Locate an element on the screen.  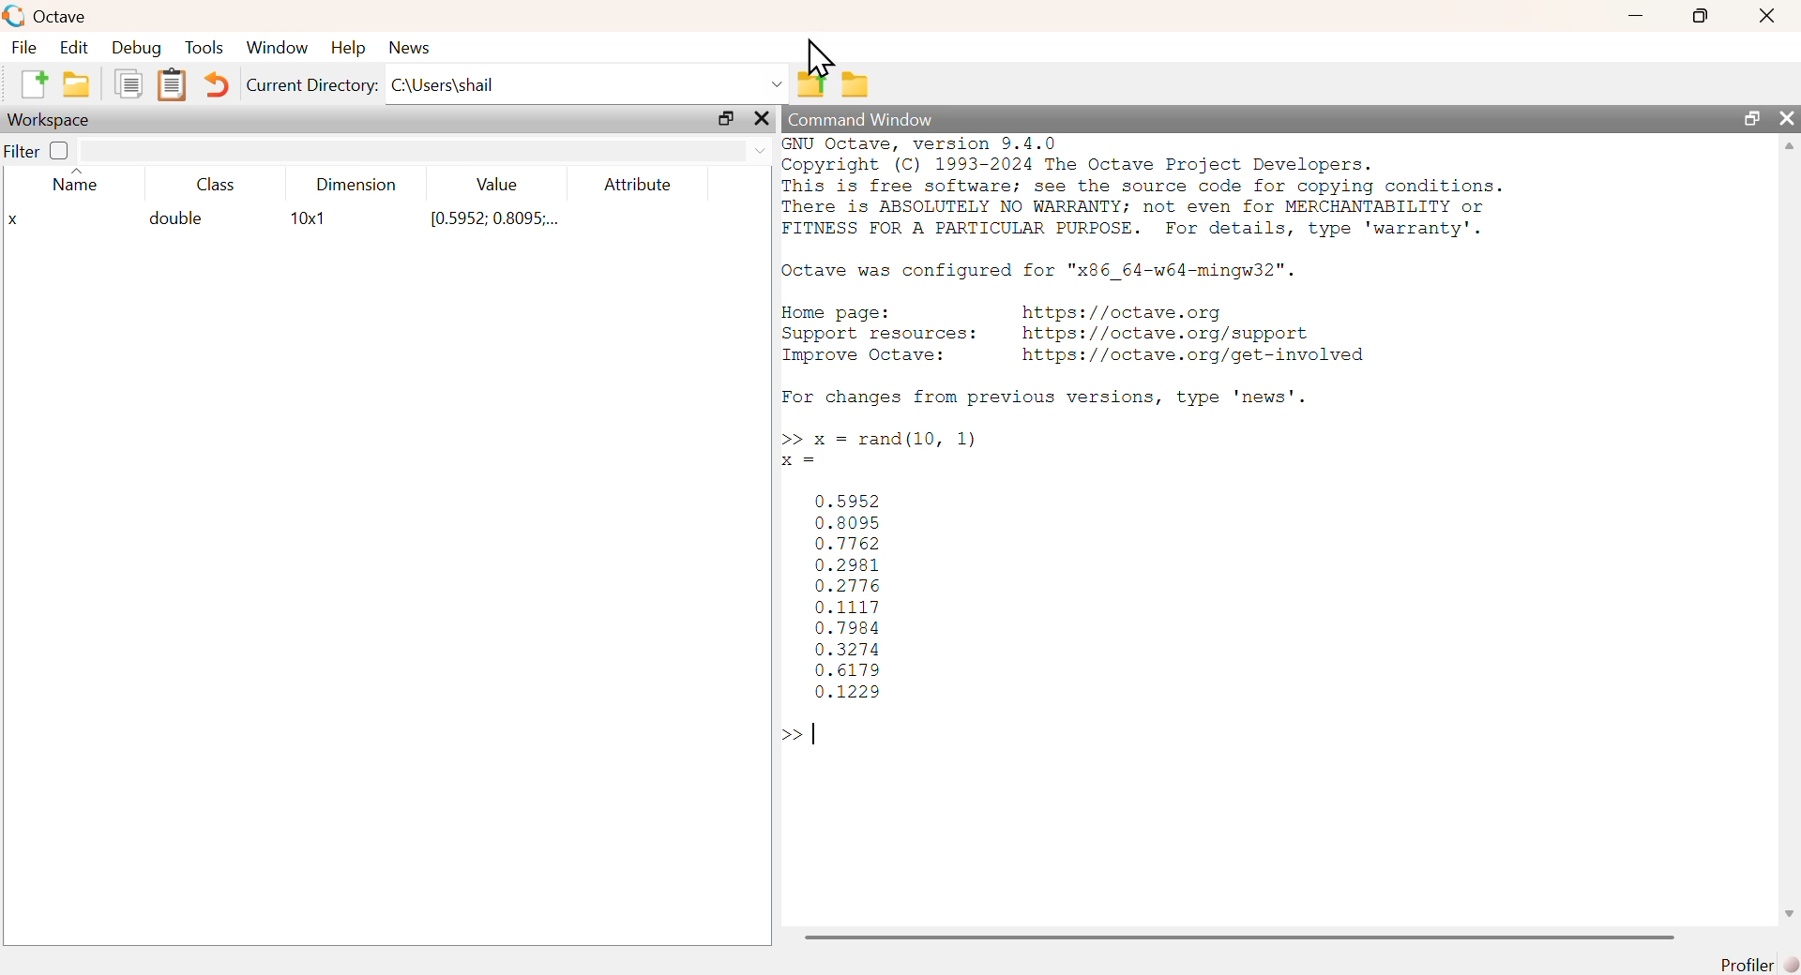
Attribute is located at coordinates (640, 187).